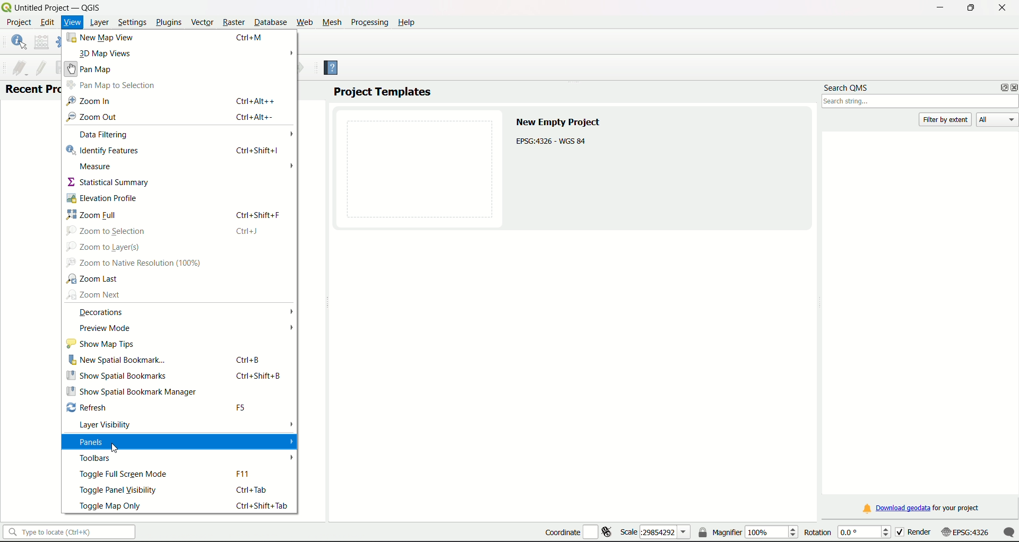  What do you see at coordinates (103, 54) in the screenshot?
I see `3D Map View` at bounding box center [103, 54].